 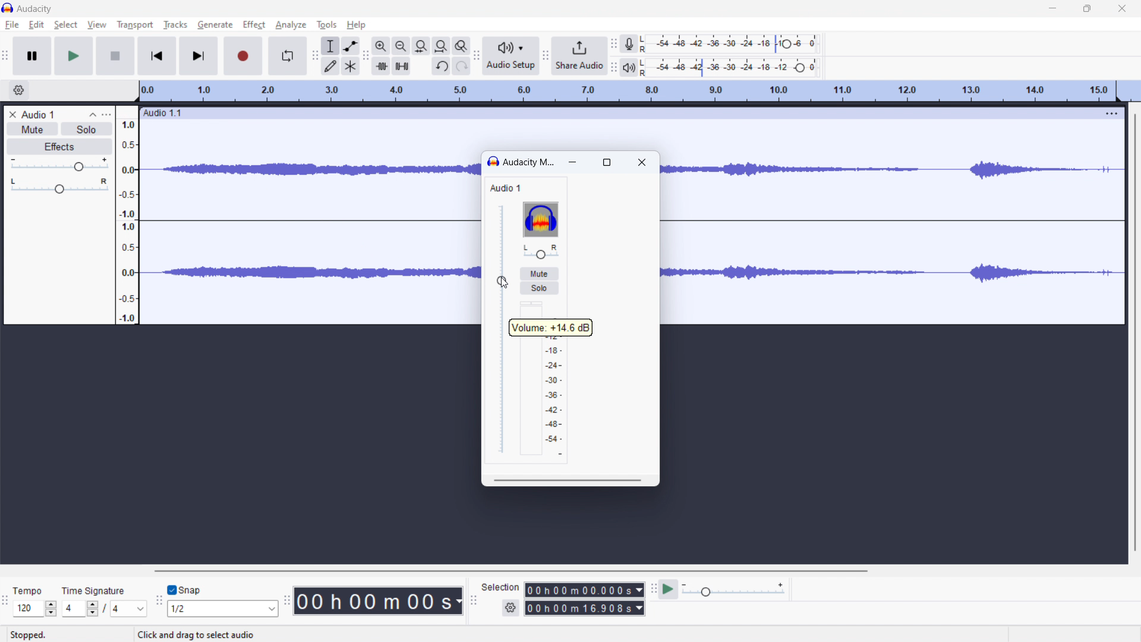 I want to click on playback speed, so click(x=734, y=589).